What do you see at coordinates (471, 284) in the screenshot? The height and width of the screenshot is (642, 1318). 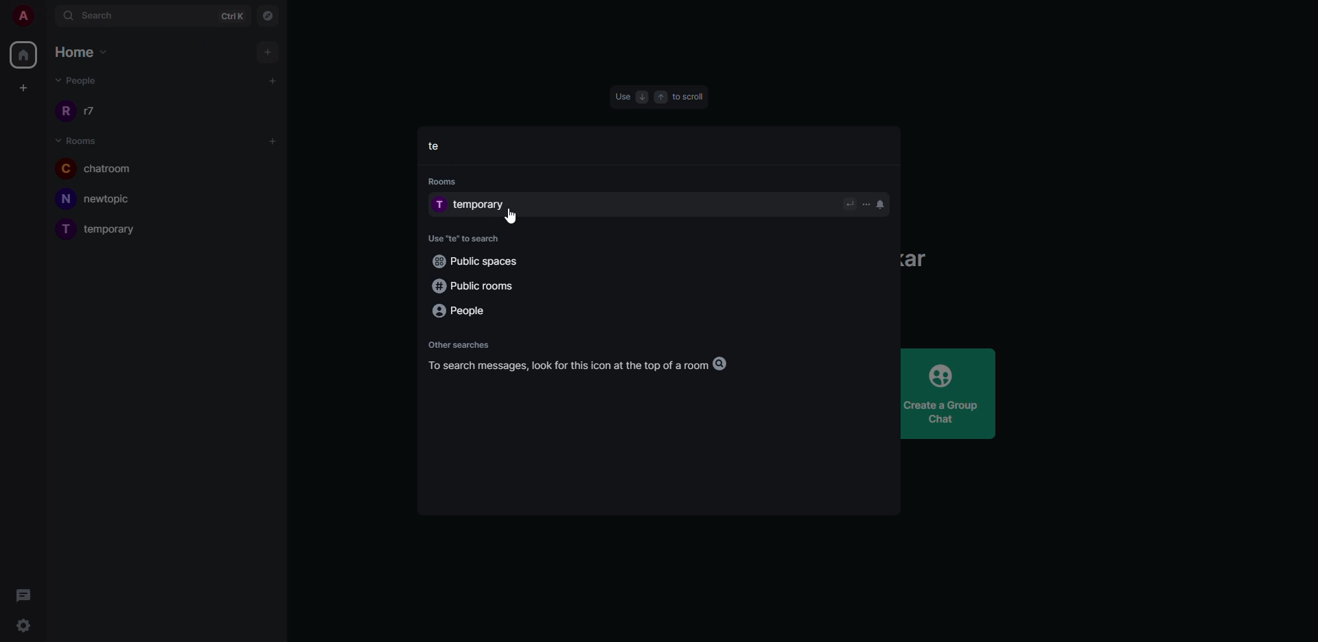 I see `Public rooms` at bounding box center [471, 284].